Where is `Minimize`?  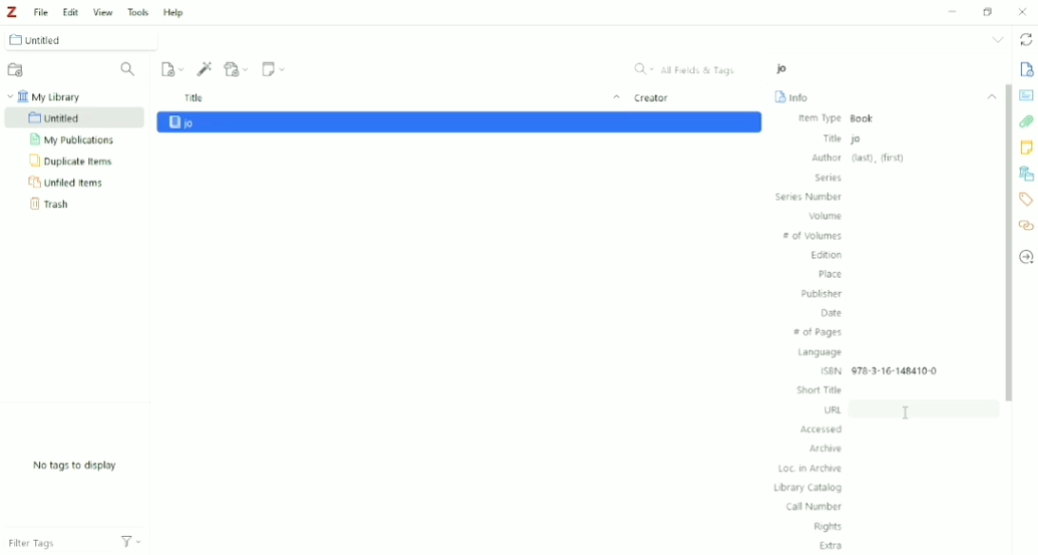
Minimize is located at coordinates (951, 11).